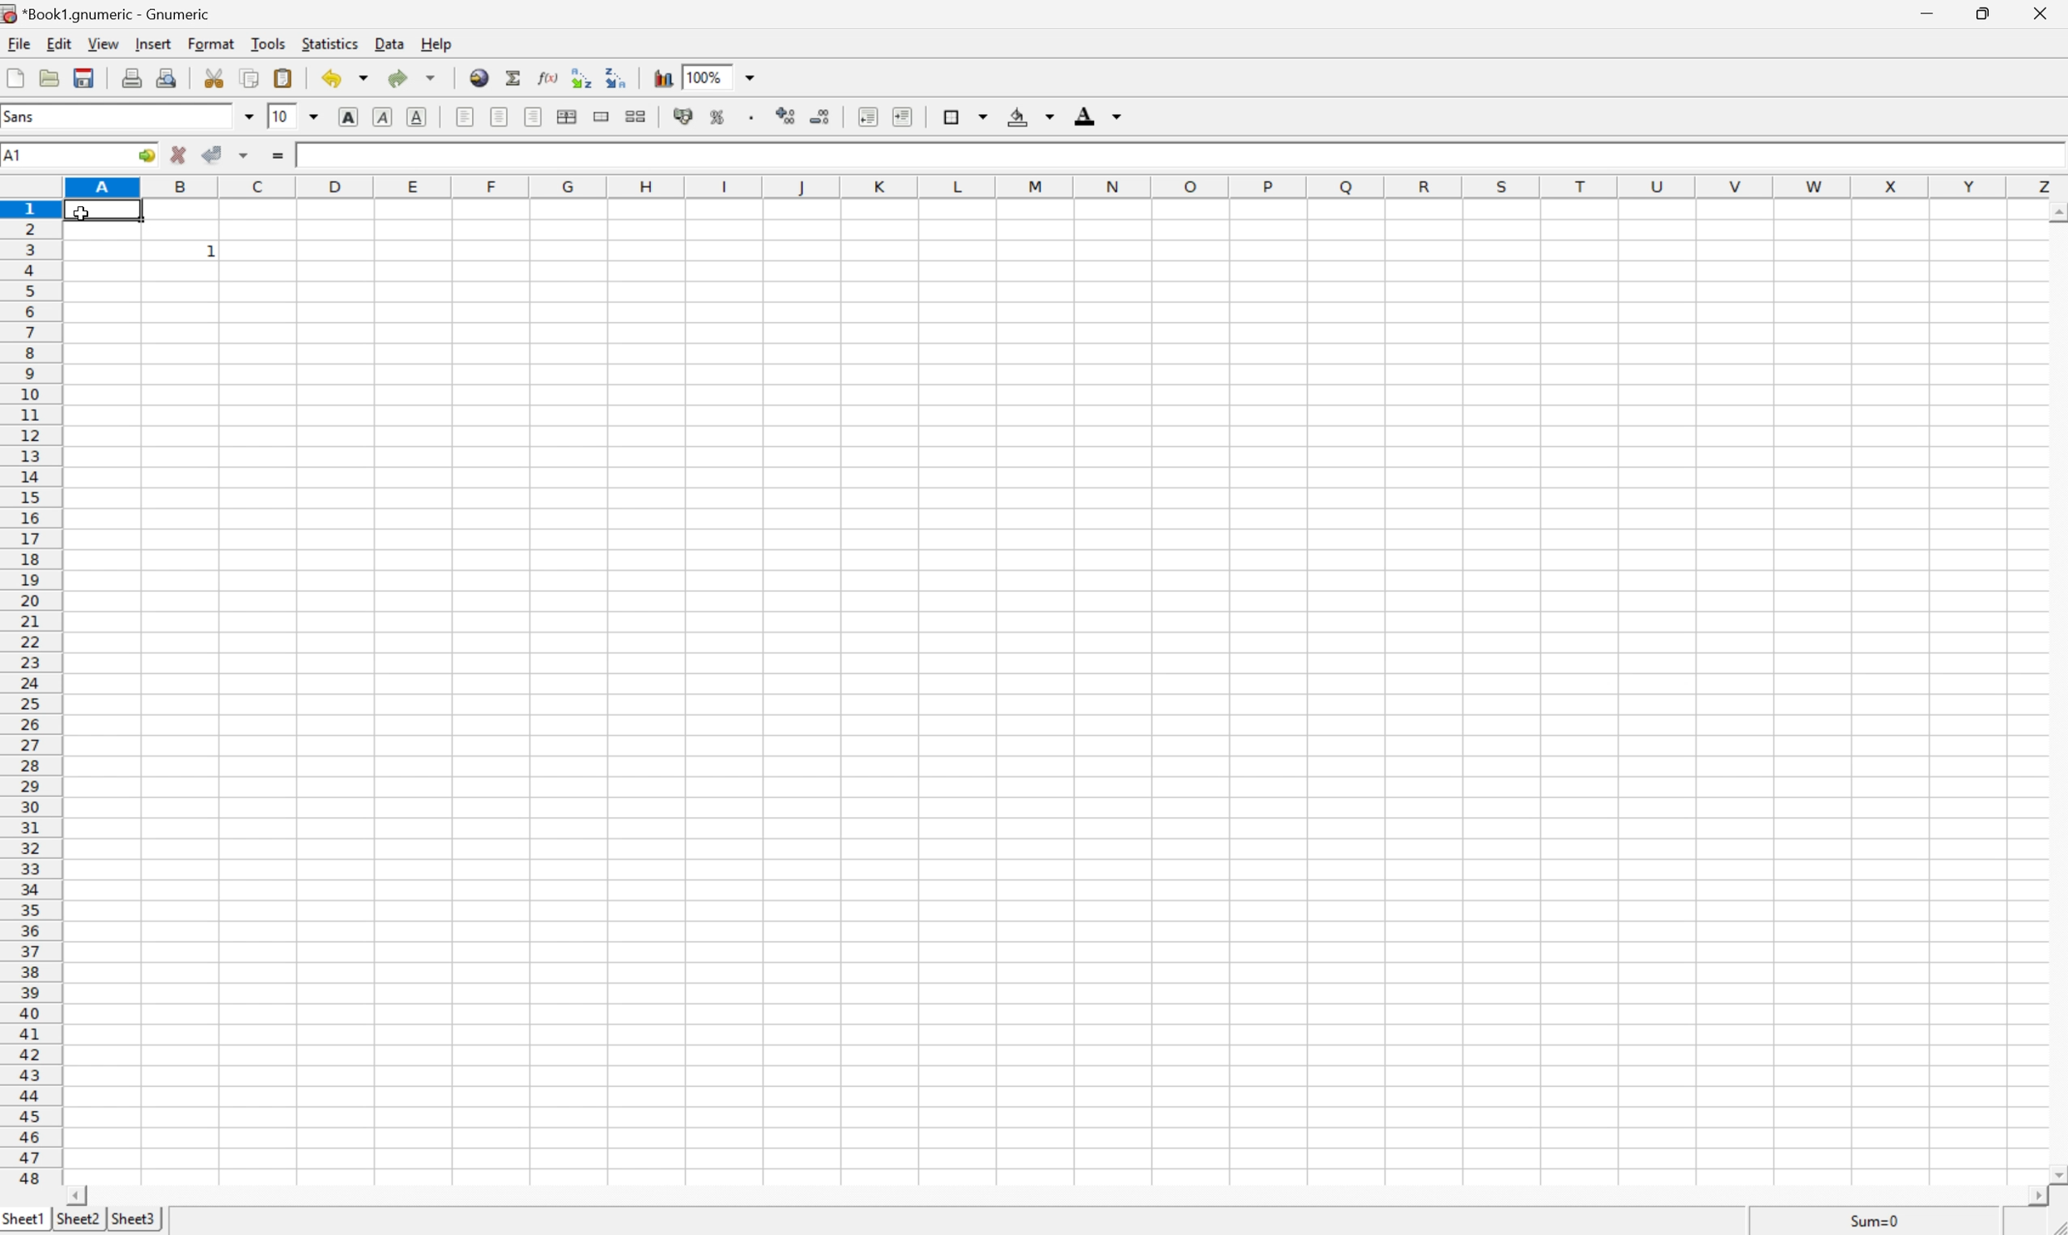 This screenshot has height=1235, width=2068. I want to click on cursor, so click(81, 214).